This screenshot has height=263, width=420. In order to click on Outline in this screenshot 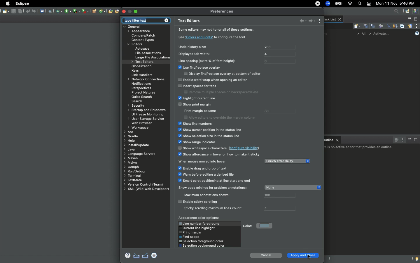, I will do `click(333, 140)`.